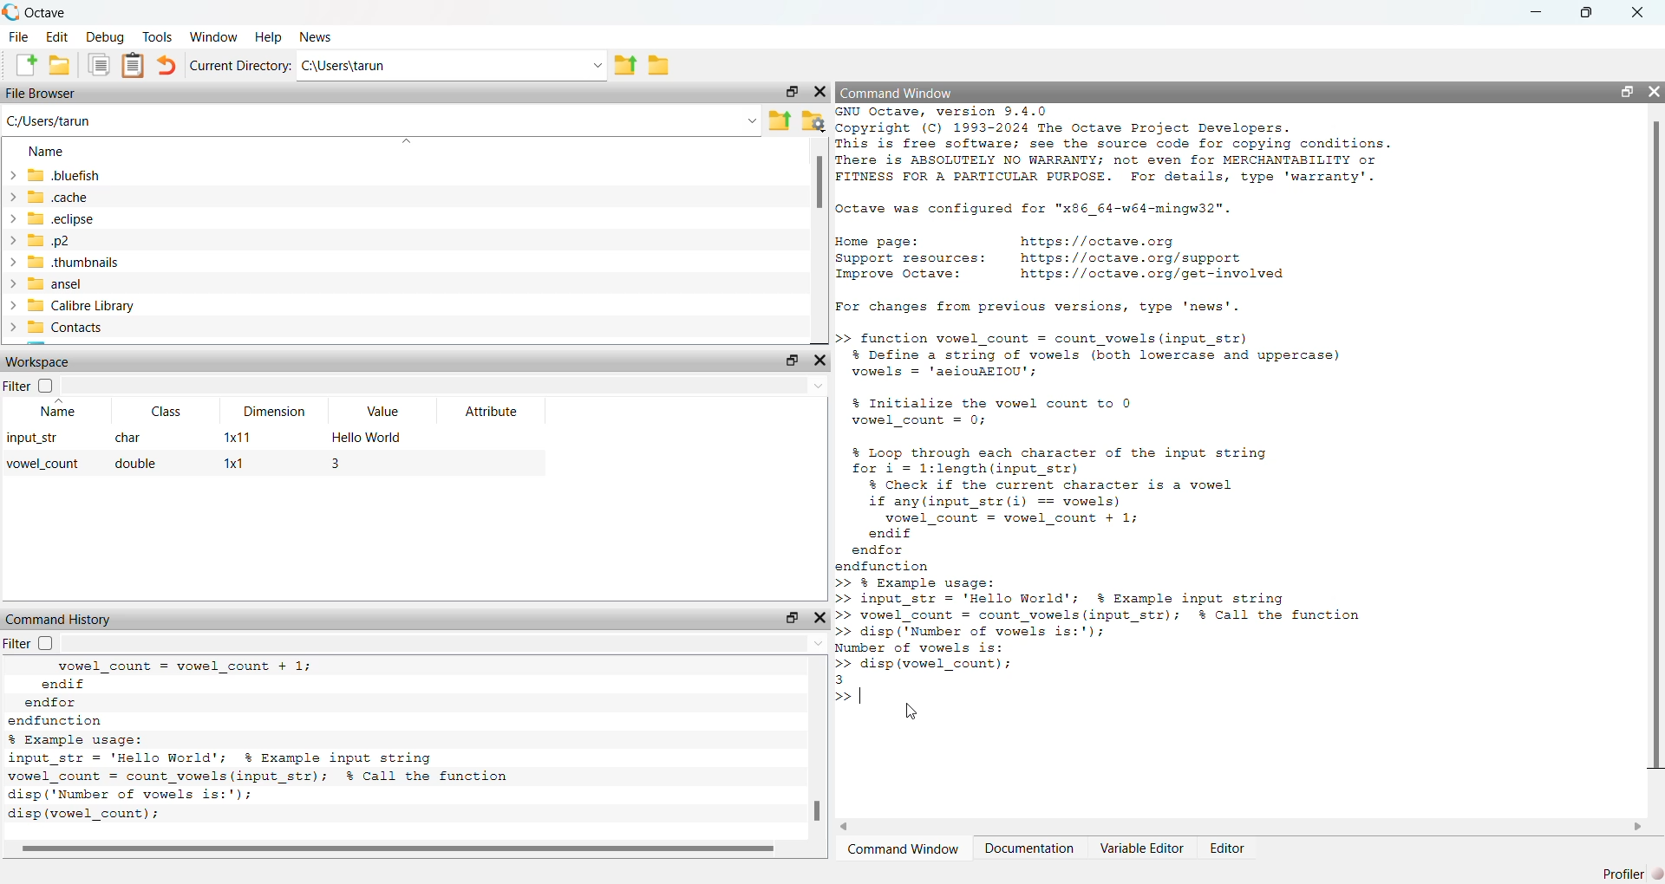  I want to click on Dimension, so click(275, 411).